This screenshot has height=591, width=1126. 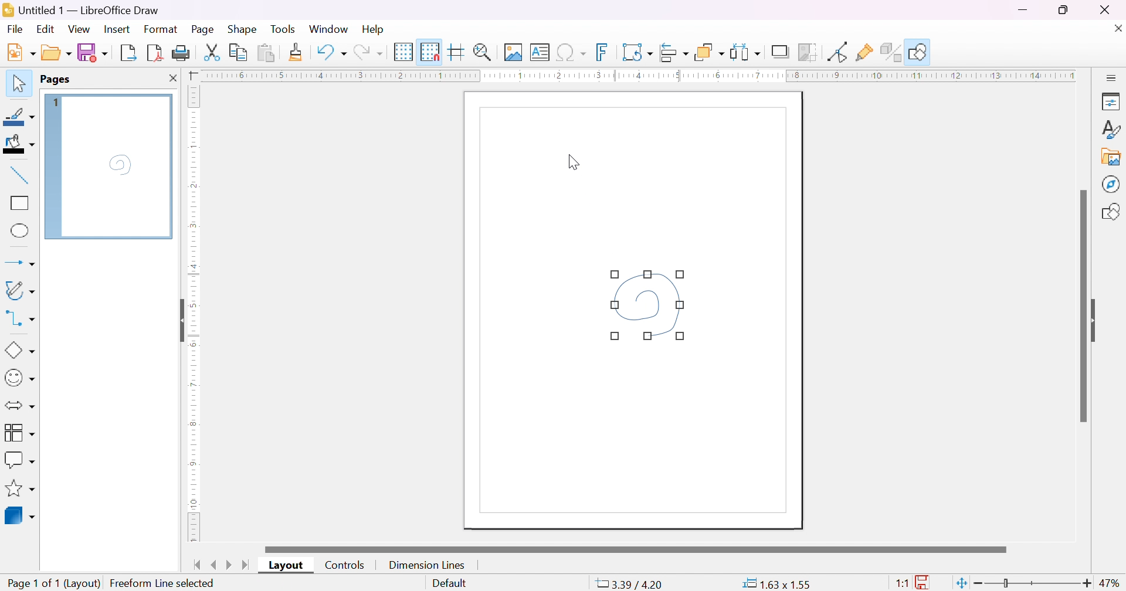 I want to click on lines and arrows, so click(x=22, y=263).